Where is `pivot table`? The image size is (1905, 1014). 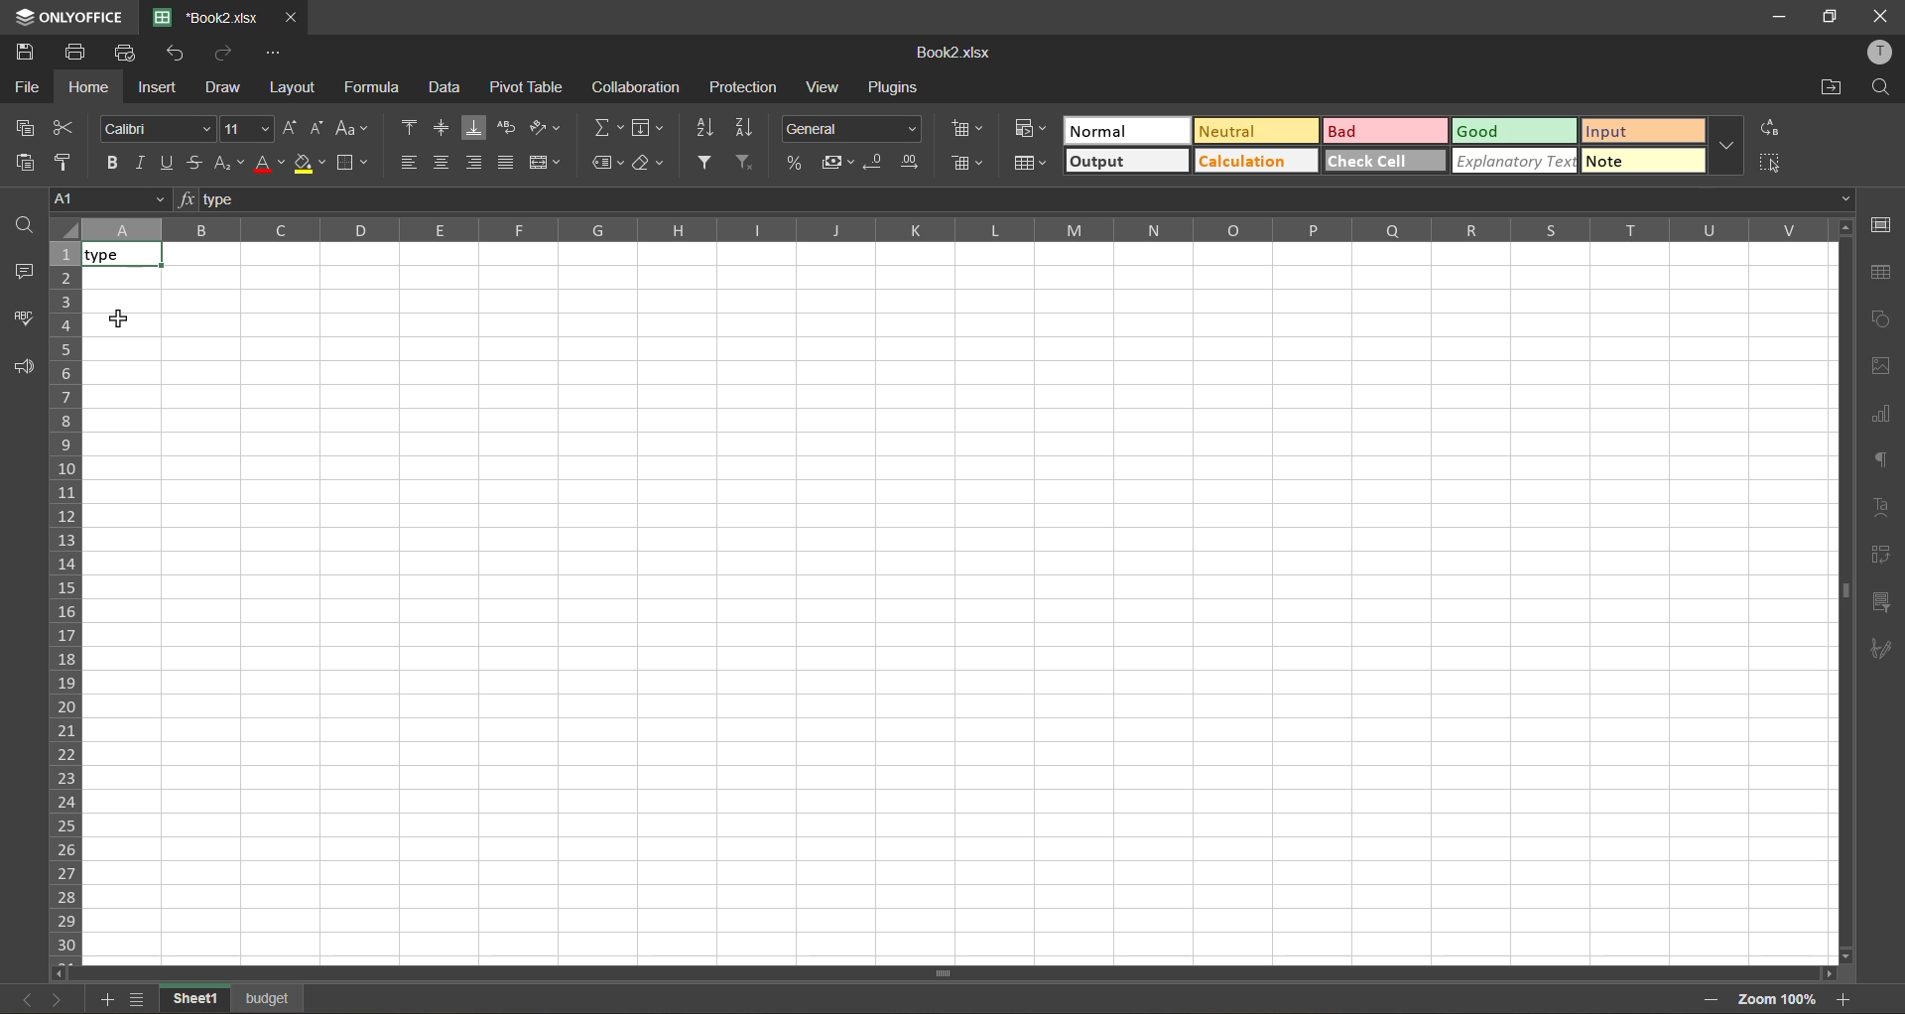 pivot table is located at coordinates (531, 88).